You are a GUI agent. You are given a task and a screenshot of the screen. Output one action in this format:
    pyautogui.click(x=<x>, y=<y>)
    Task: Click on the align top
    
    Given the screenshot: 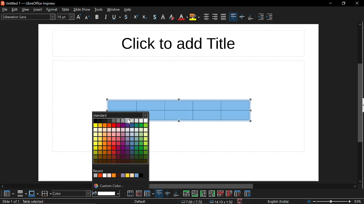 What is the action you would take?
    pyautogui.click(x=159, y=194)
    